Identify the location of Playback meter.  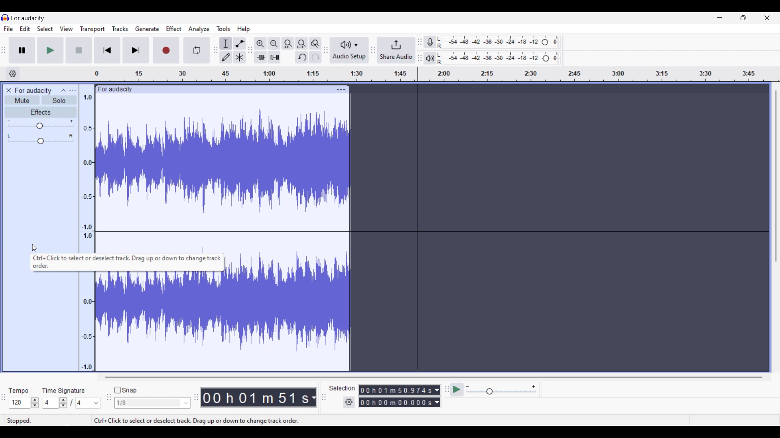
(429, 58).